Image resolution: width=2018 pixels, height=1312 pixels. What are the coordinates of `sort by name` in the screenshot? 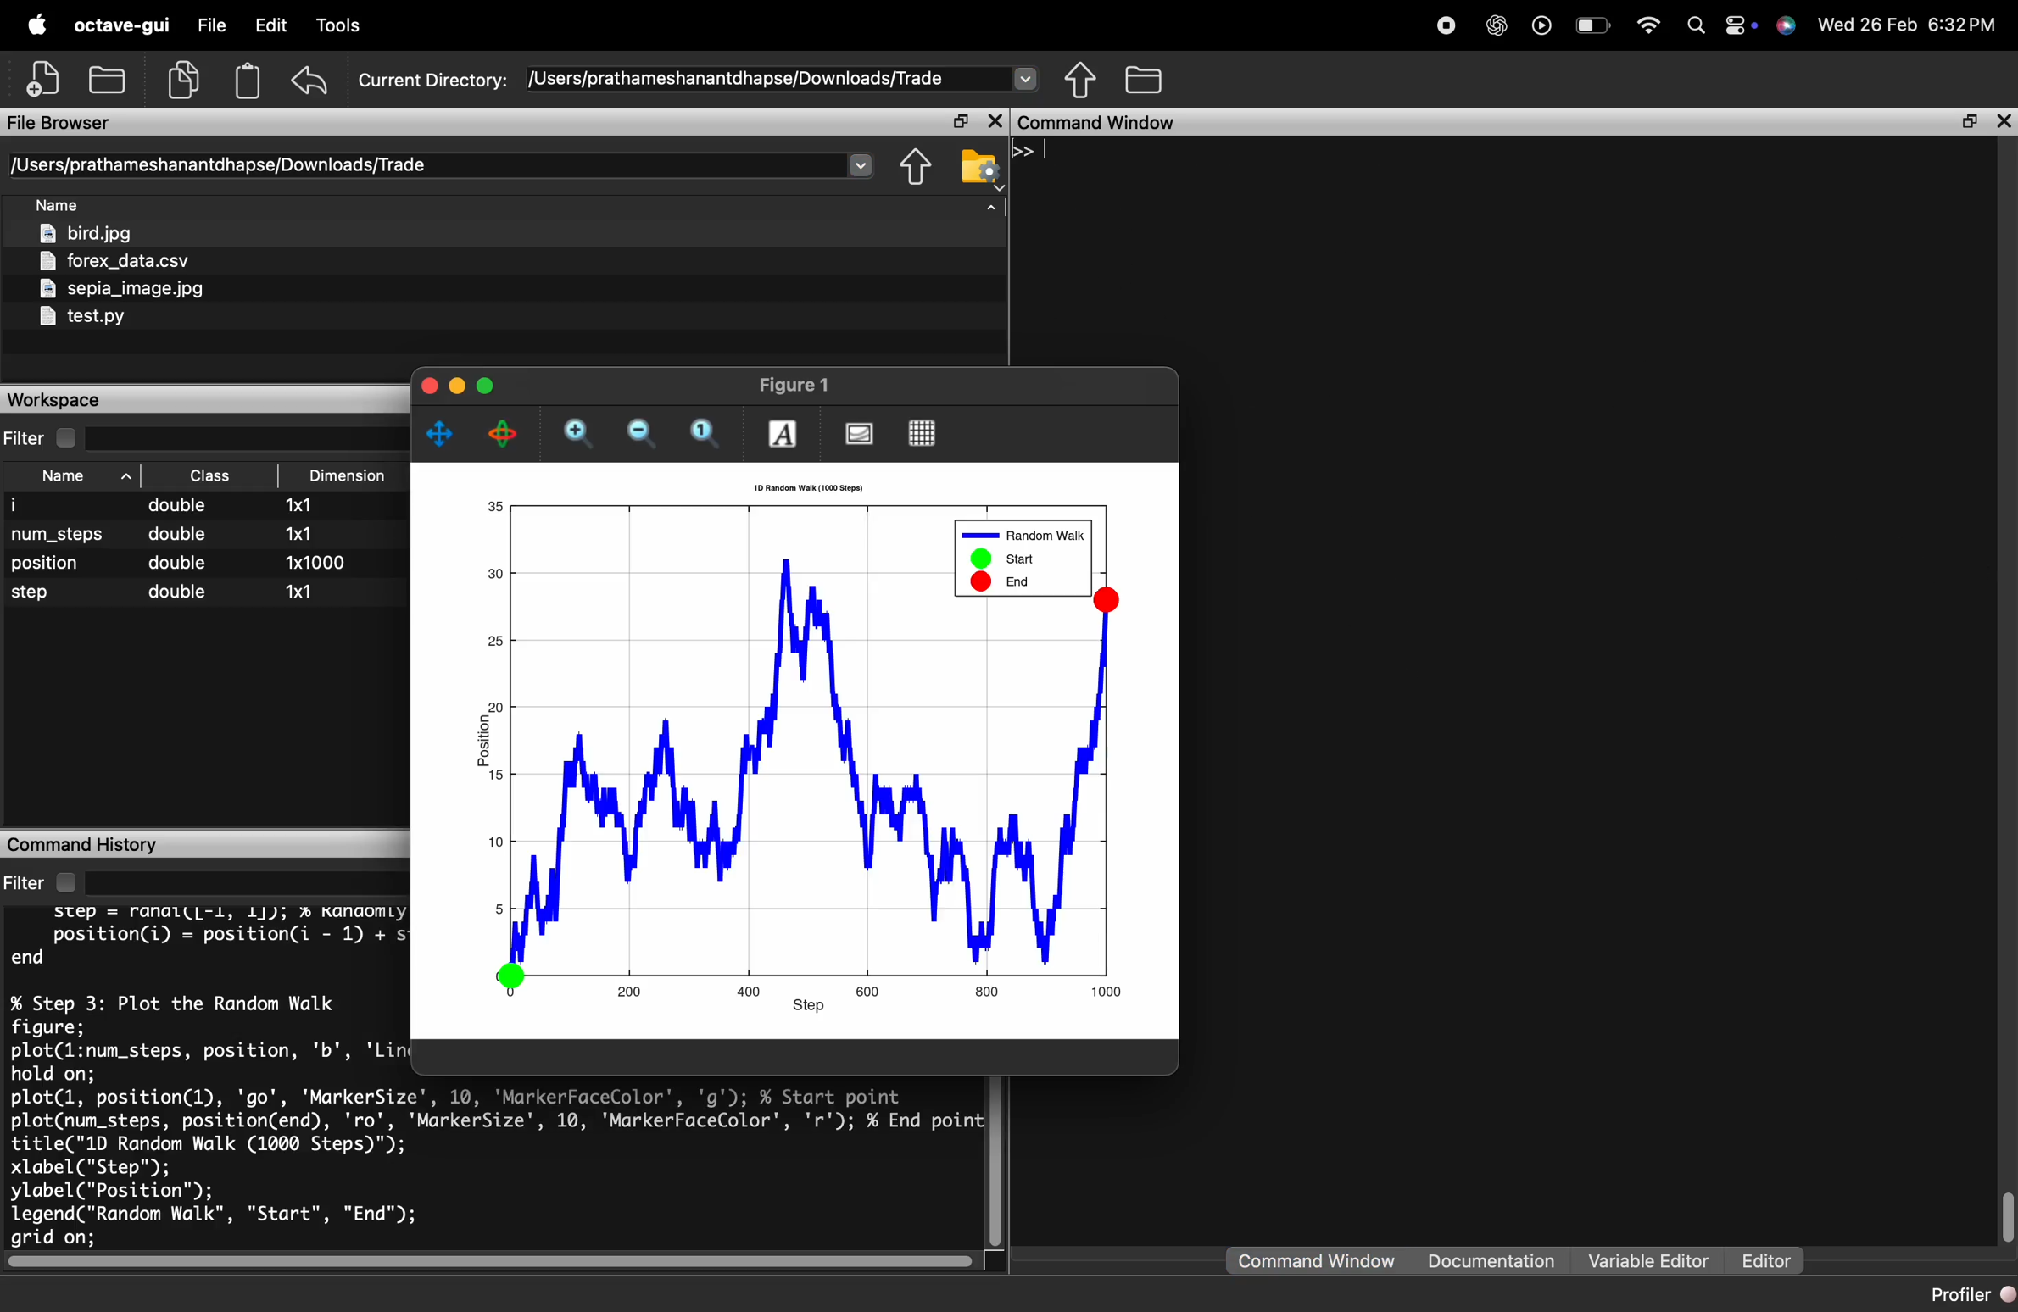 It's located at (64, 208).